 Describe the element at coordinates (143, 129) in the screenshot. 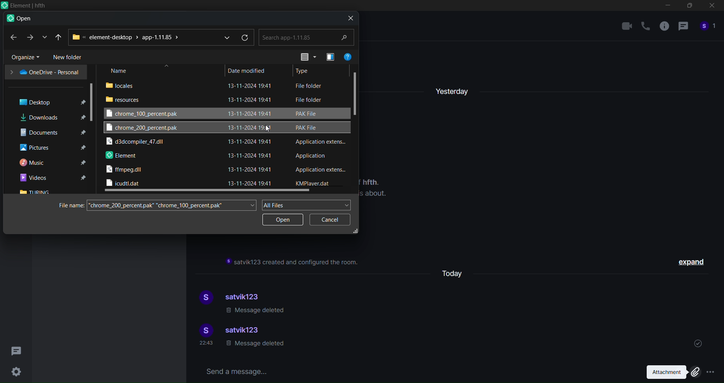

I see `chrome 200` at that location.